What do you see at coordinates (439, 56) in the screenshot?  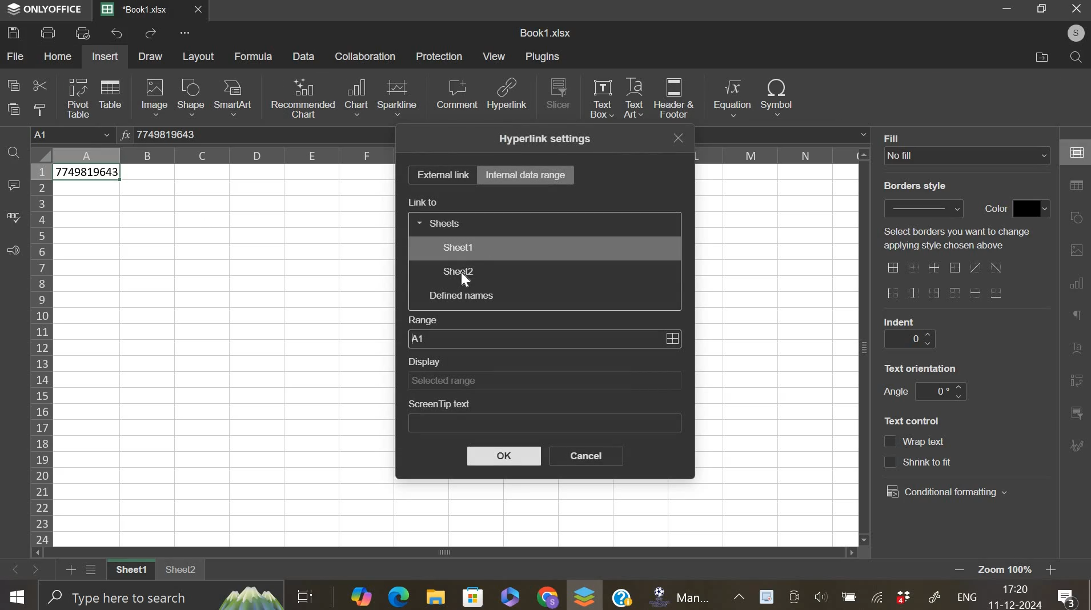 I see `protection` at bounding box center [439, 56].